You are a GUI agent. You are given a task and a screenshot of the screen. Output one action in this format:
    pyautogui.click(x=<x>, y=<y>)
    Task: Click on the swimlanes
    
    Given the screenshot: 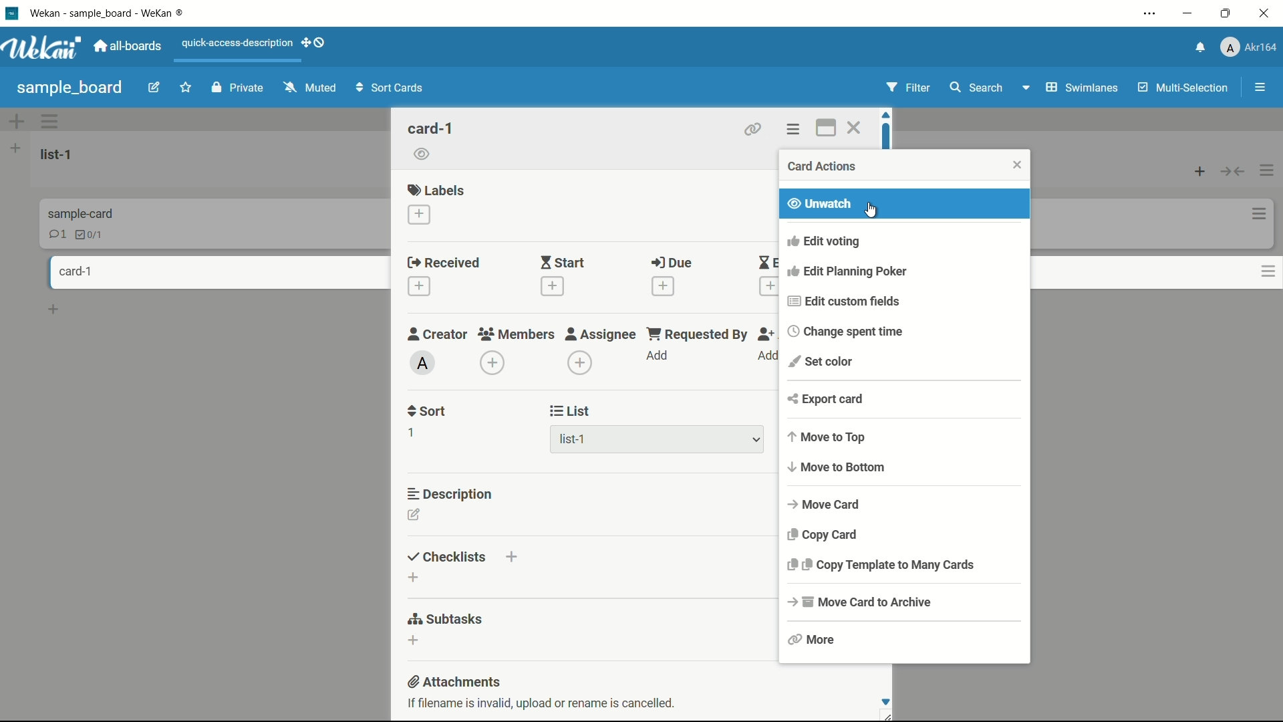 What is the action you would take?
    pyautogui.click(x=1069, y=88)
    